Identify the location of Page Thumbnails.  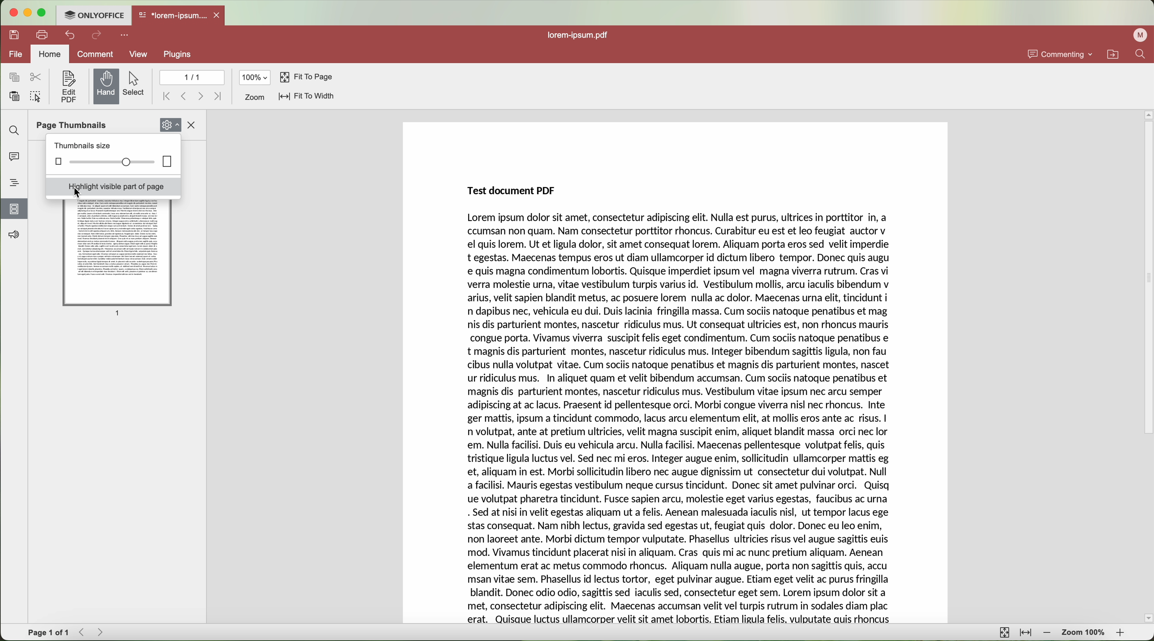
(74, 125).